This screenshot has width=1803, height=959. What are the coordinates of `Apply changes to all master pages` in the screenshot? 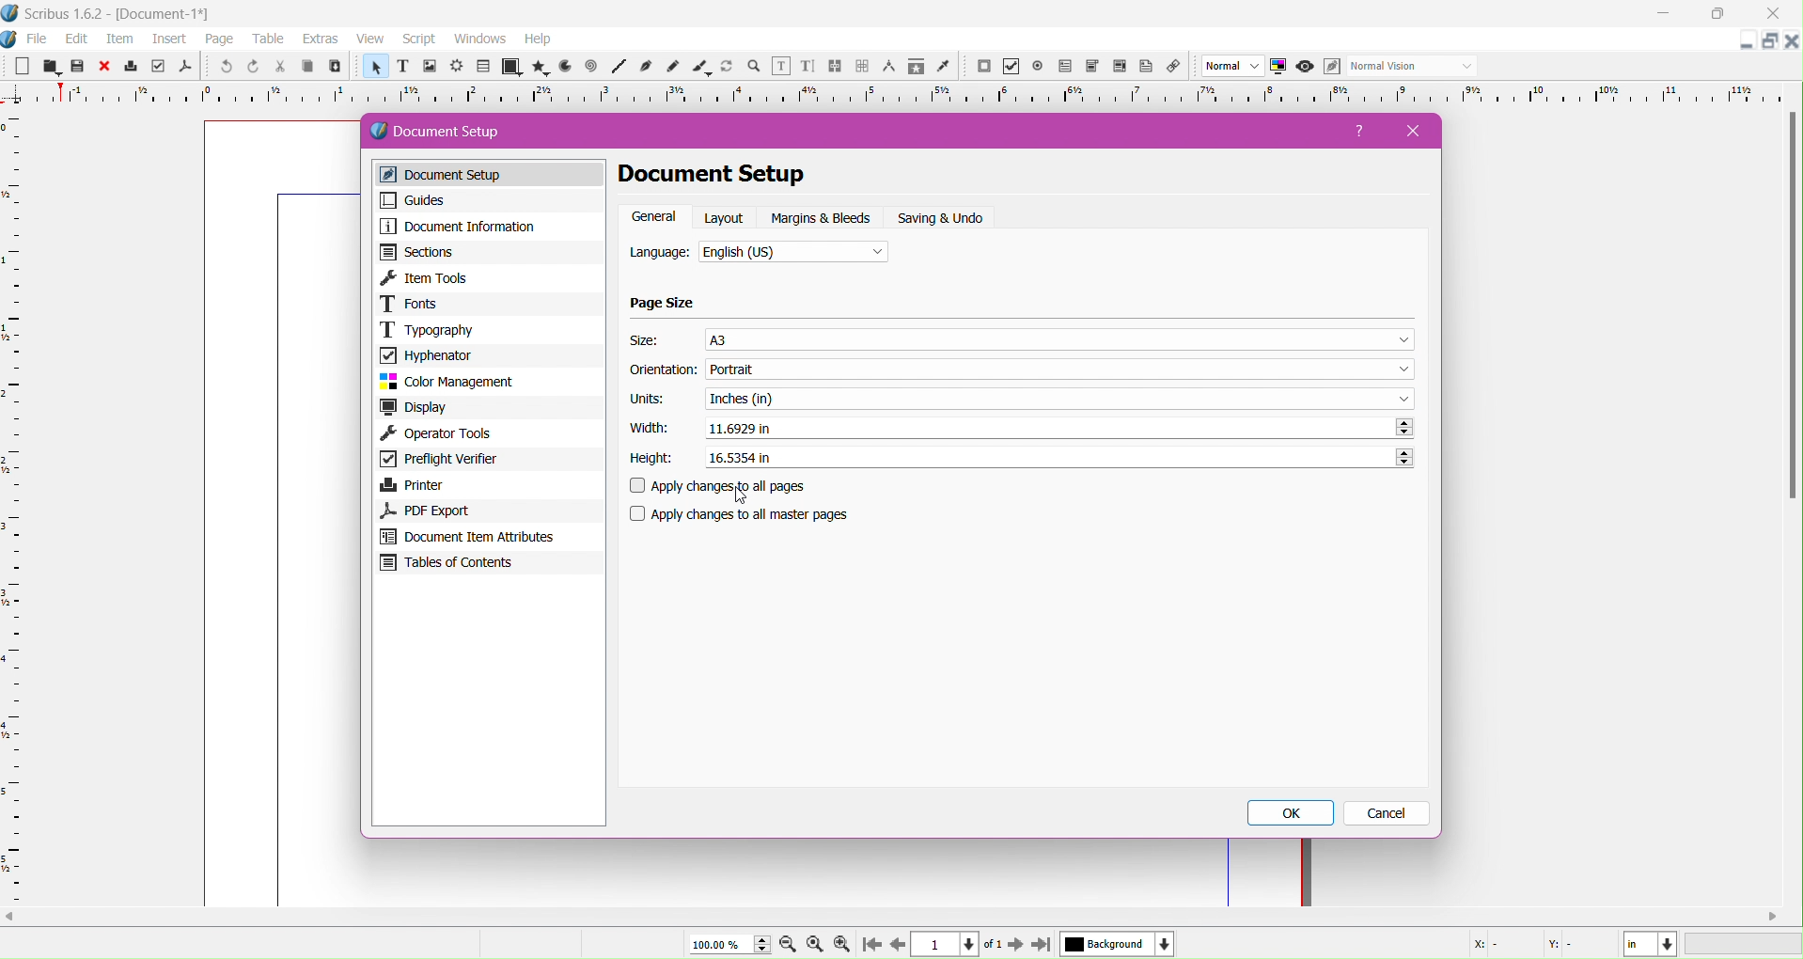 It's located at (751, 514).